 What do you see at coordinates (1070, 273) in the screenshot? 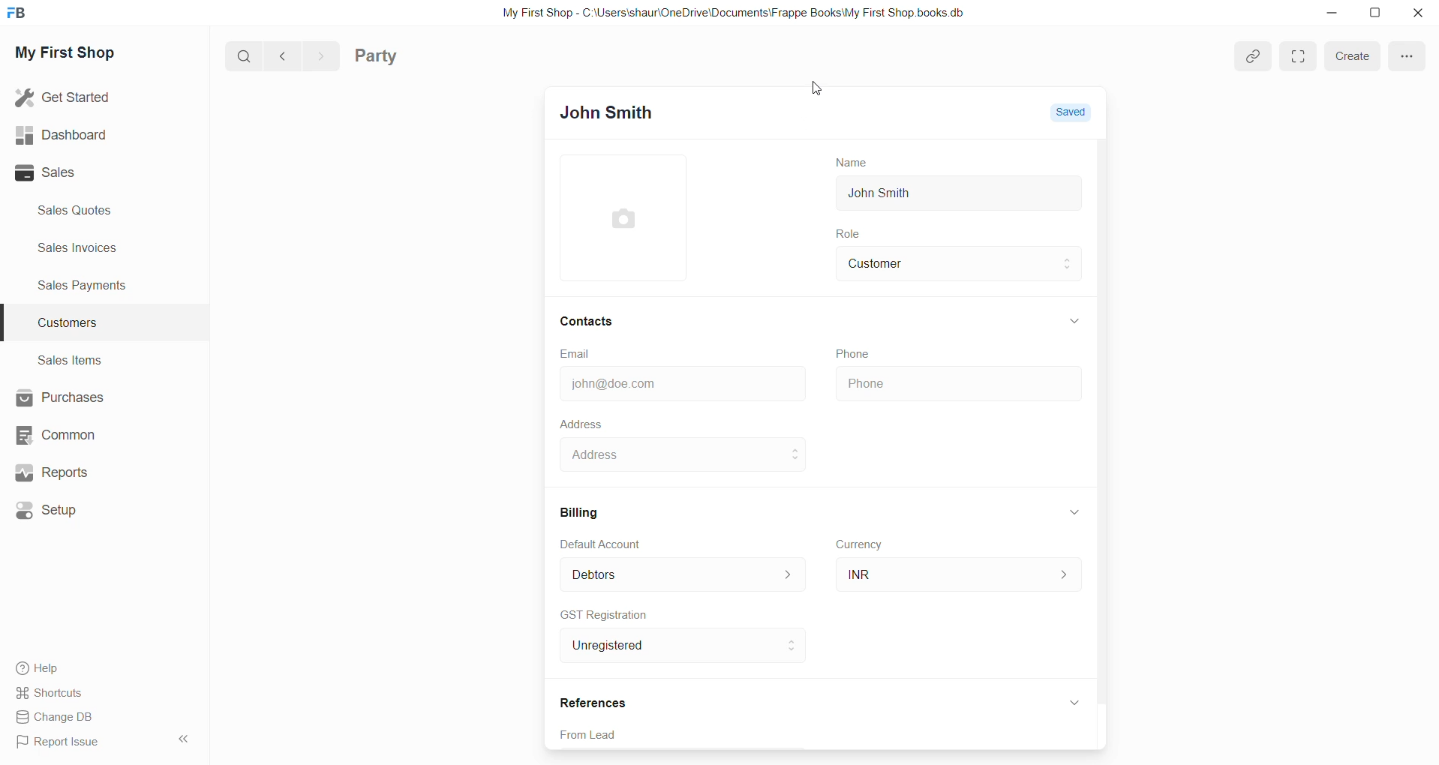
I see `move to down role` at bounding box center [1070, 273].